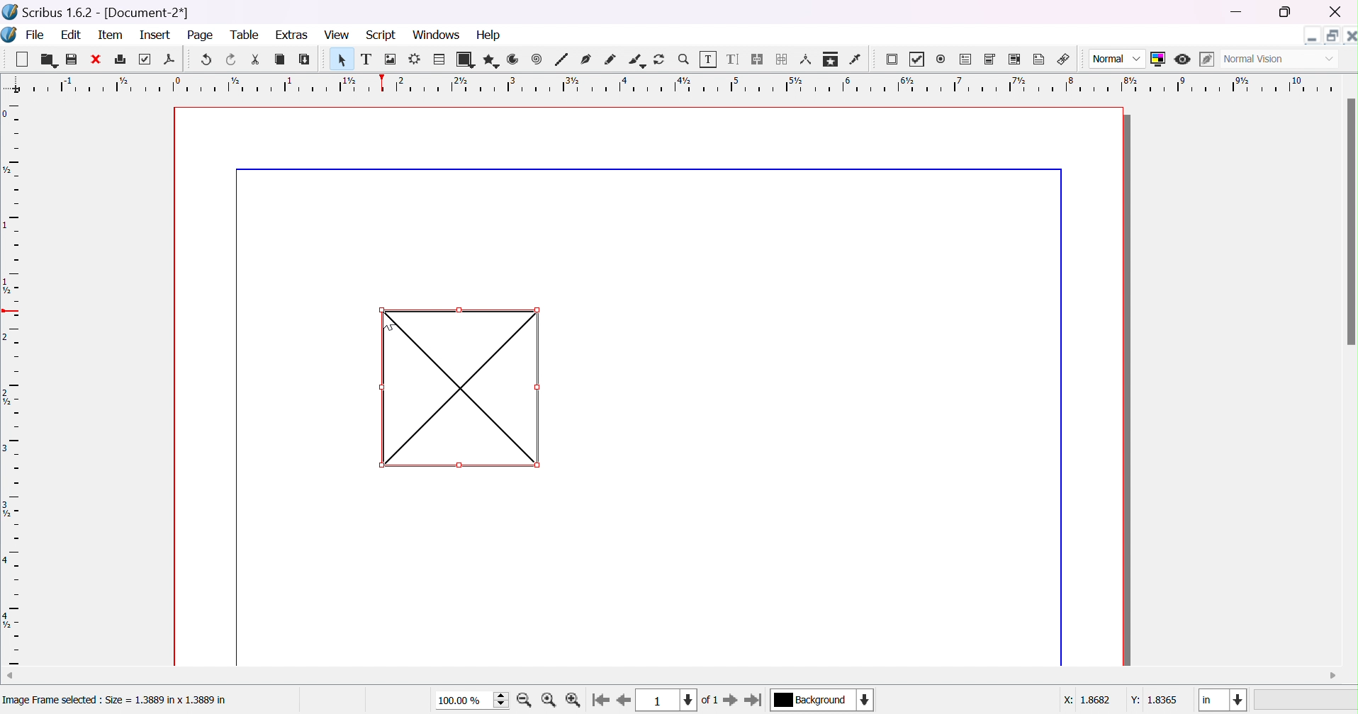 The height and width of the screenshot is (714, 1358). I want to click on current layer, so click(823, 699).